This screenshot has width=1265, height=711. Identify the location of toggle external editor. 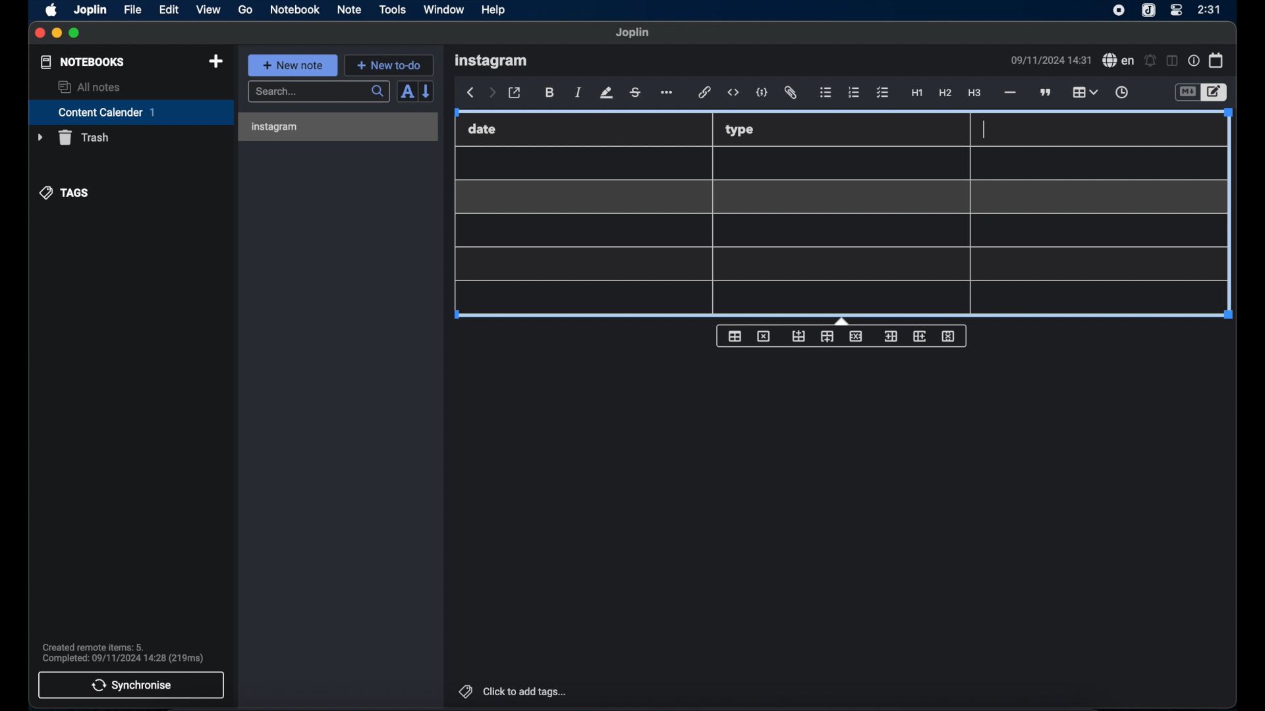
(515, 93).